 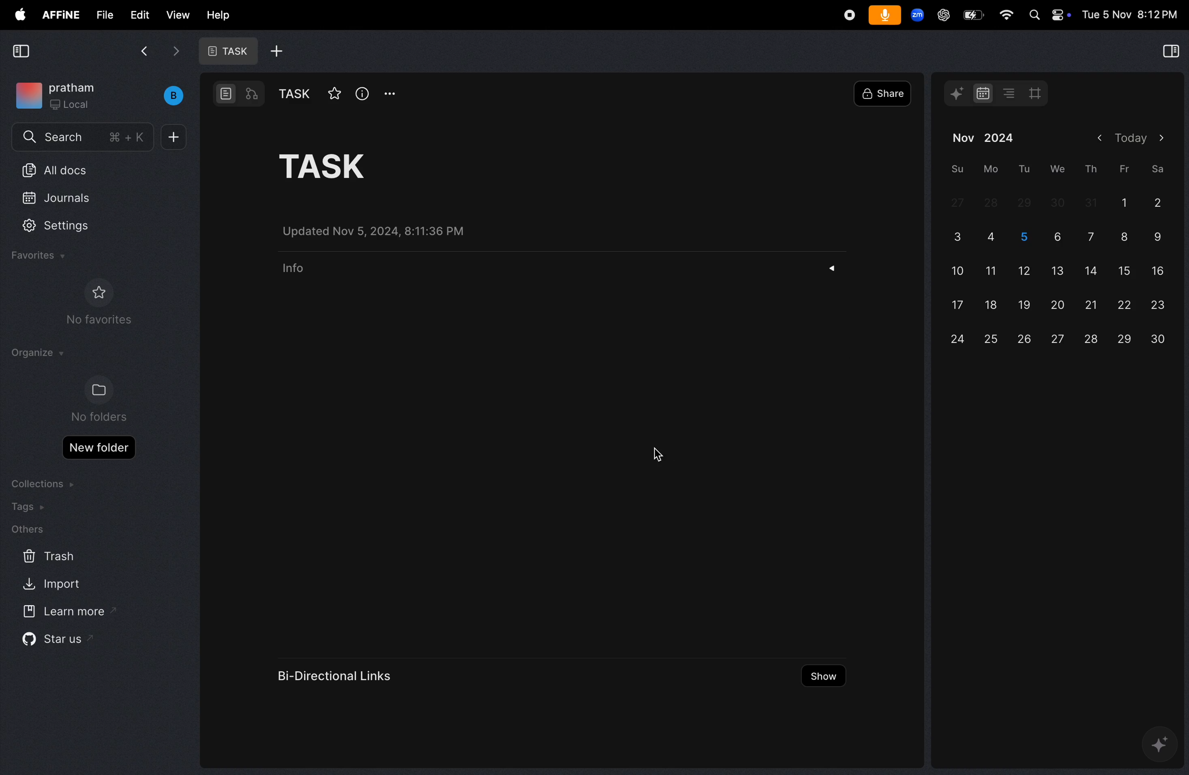 What do you see at coordinates (847, 14) in the screenshot?
I see `record` at bounding box center [847, 14].